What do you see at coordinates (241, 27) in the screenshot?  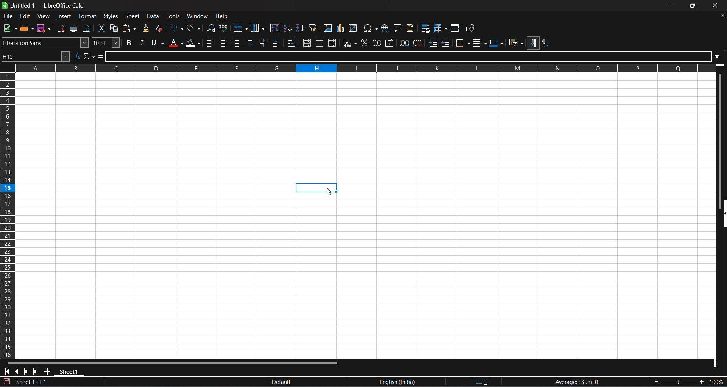 I see `row` at bounding box center [241, 27].